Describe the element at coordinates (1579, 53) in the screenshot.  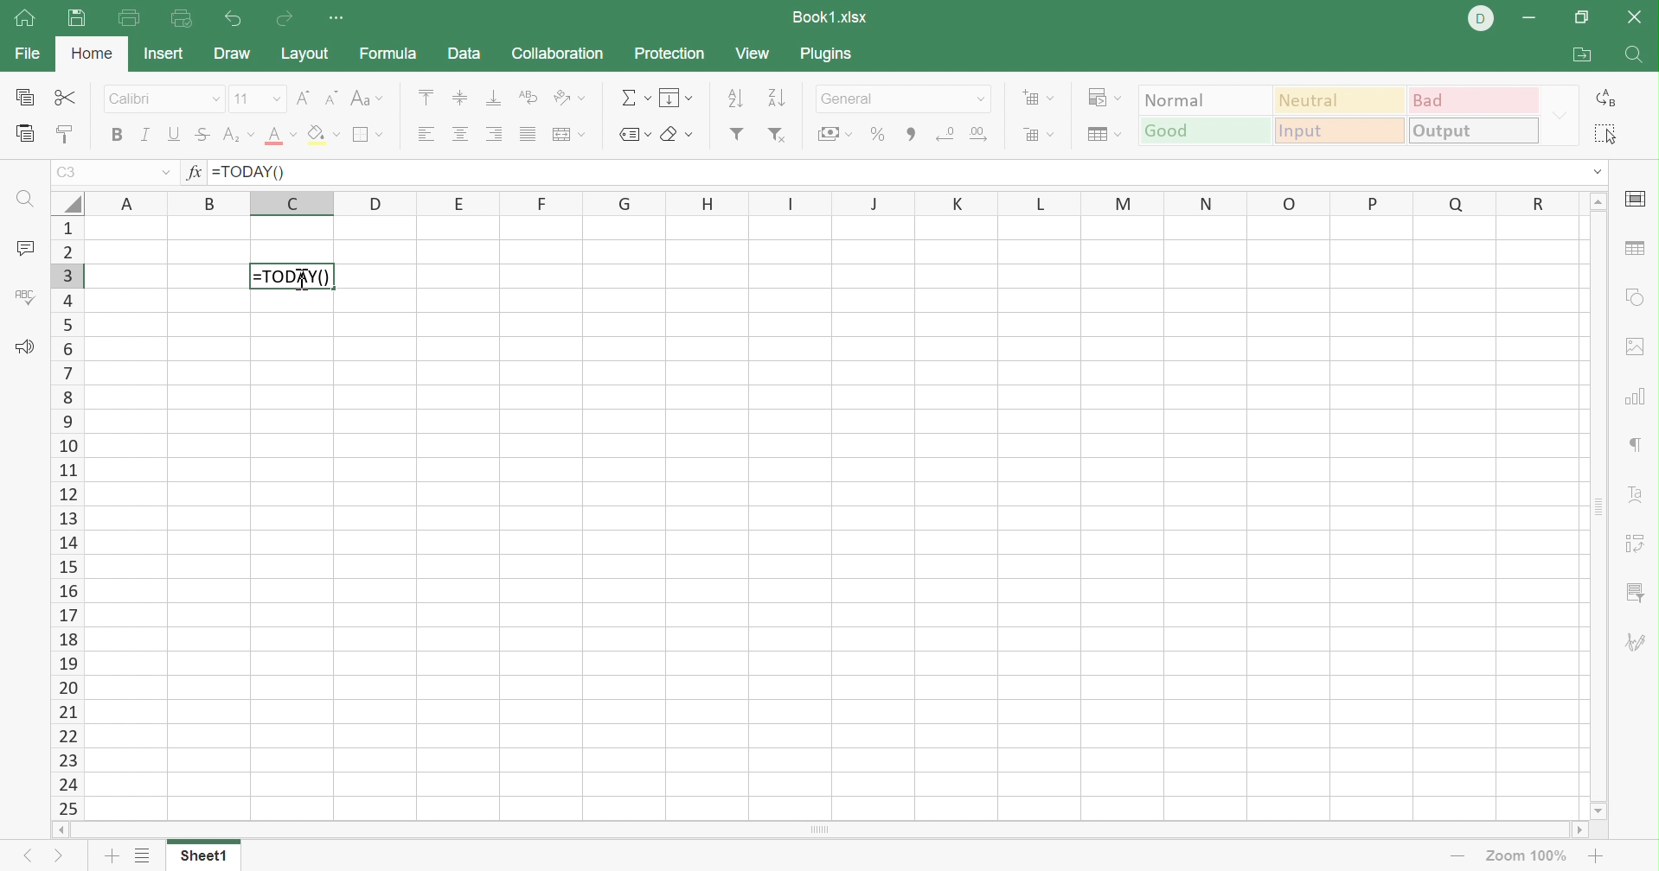
I see `Open file location` at that location.